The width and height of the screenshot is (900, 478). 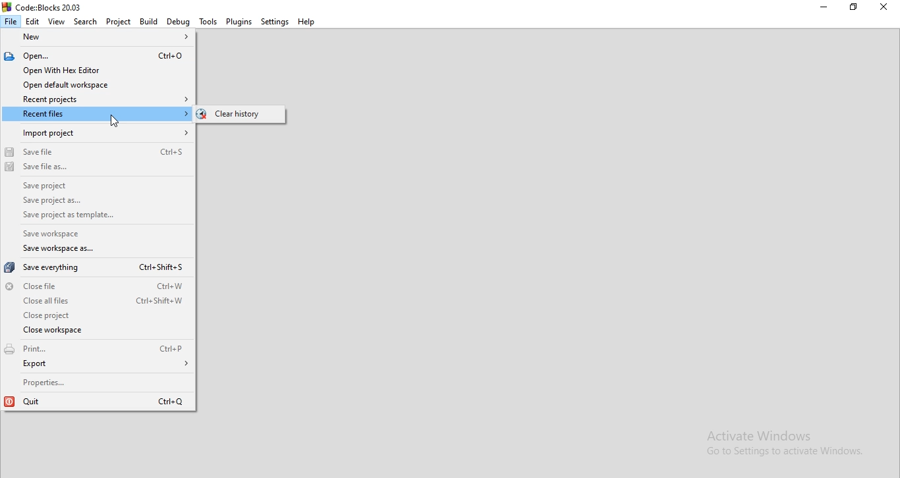 What do you see at coordinates (94, 286) in the screenshot?
I see `Close File` at bounding box center [94, 286].